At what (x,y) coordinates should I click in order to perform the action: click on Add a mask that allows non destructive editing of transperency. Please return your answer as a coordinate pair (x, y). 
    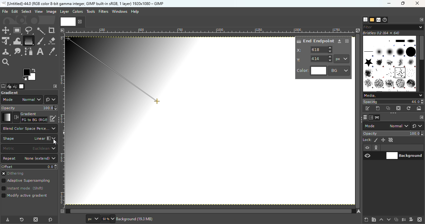
    Looking at the image, I should click on (411, 219).